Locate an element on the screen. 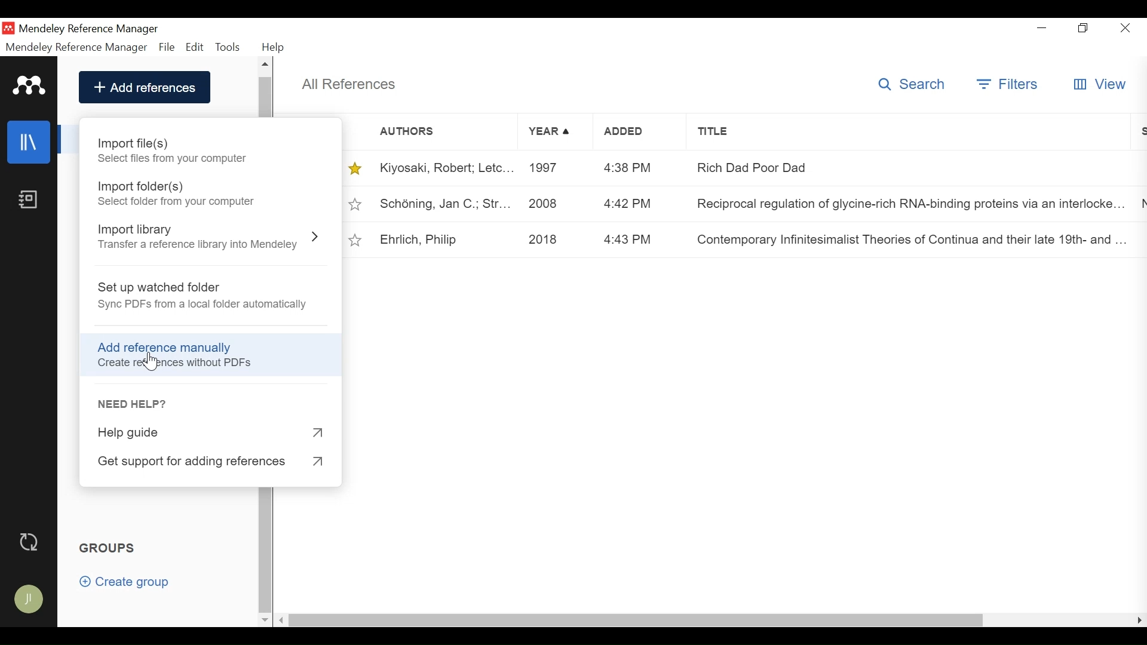 The height and width of the screenshot is (645, 1147). Contemporary Infinitesimalist theories of continua and their late 19th and... is located at coordinates (907, 239).